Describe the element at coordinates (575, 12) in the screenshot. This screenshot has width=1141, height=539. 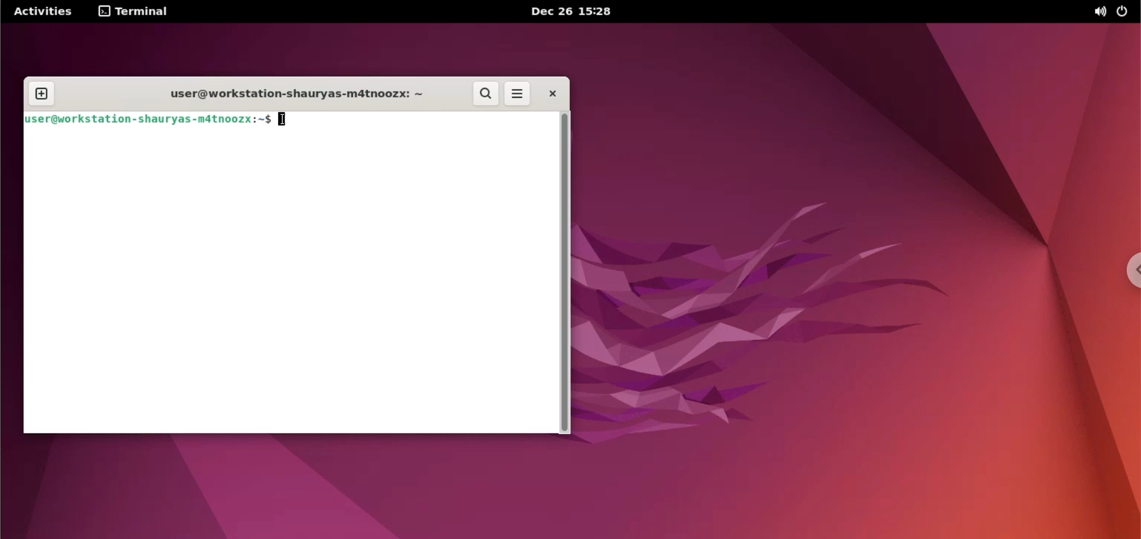
I see `Dec 26 15:28` at that location.